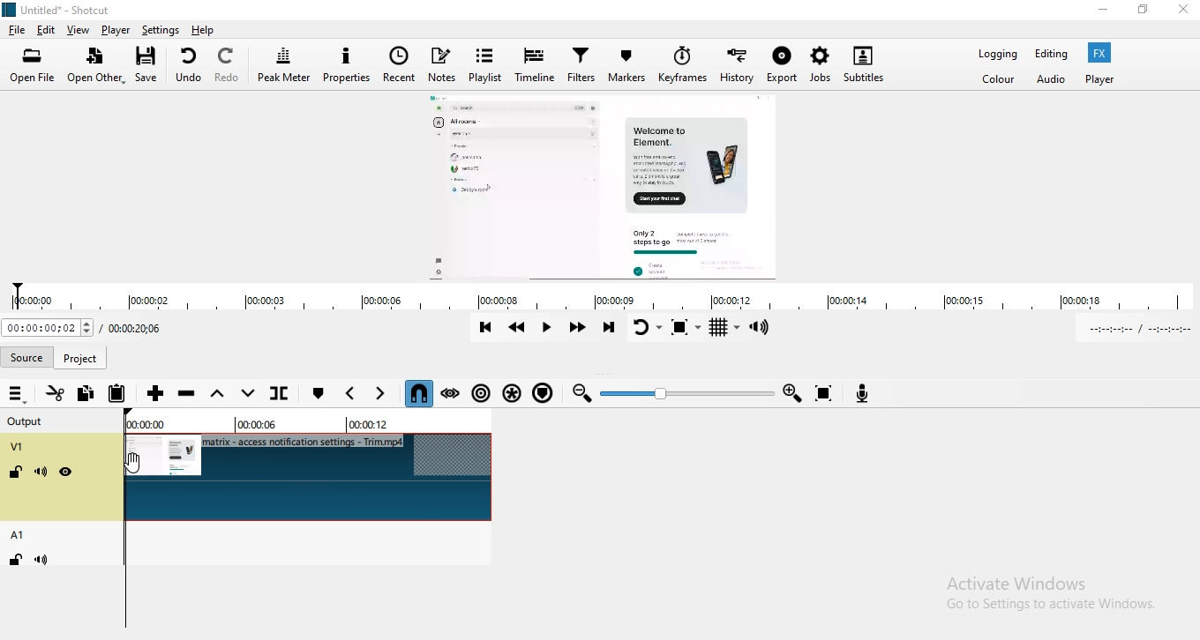 The height and width of the screenshot is (640, 1200). What do you see at coordinates (349, 65) in the screenshot?
I see `Properties` at bounding box center [349, 65].